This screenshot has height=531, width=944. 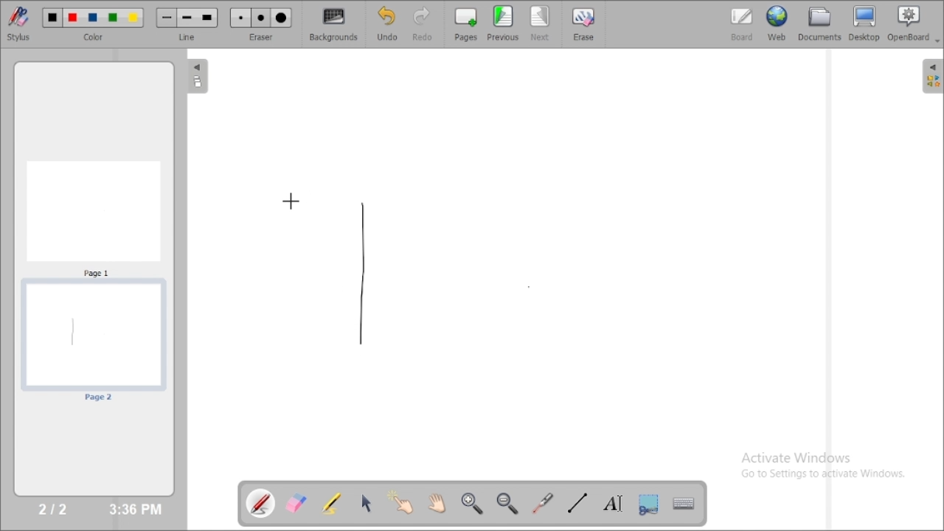 What do you see at coordinates (777, 23) in the screenshot?
I see `web` at bounding box center [777, 23].